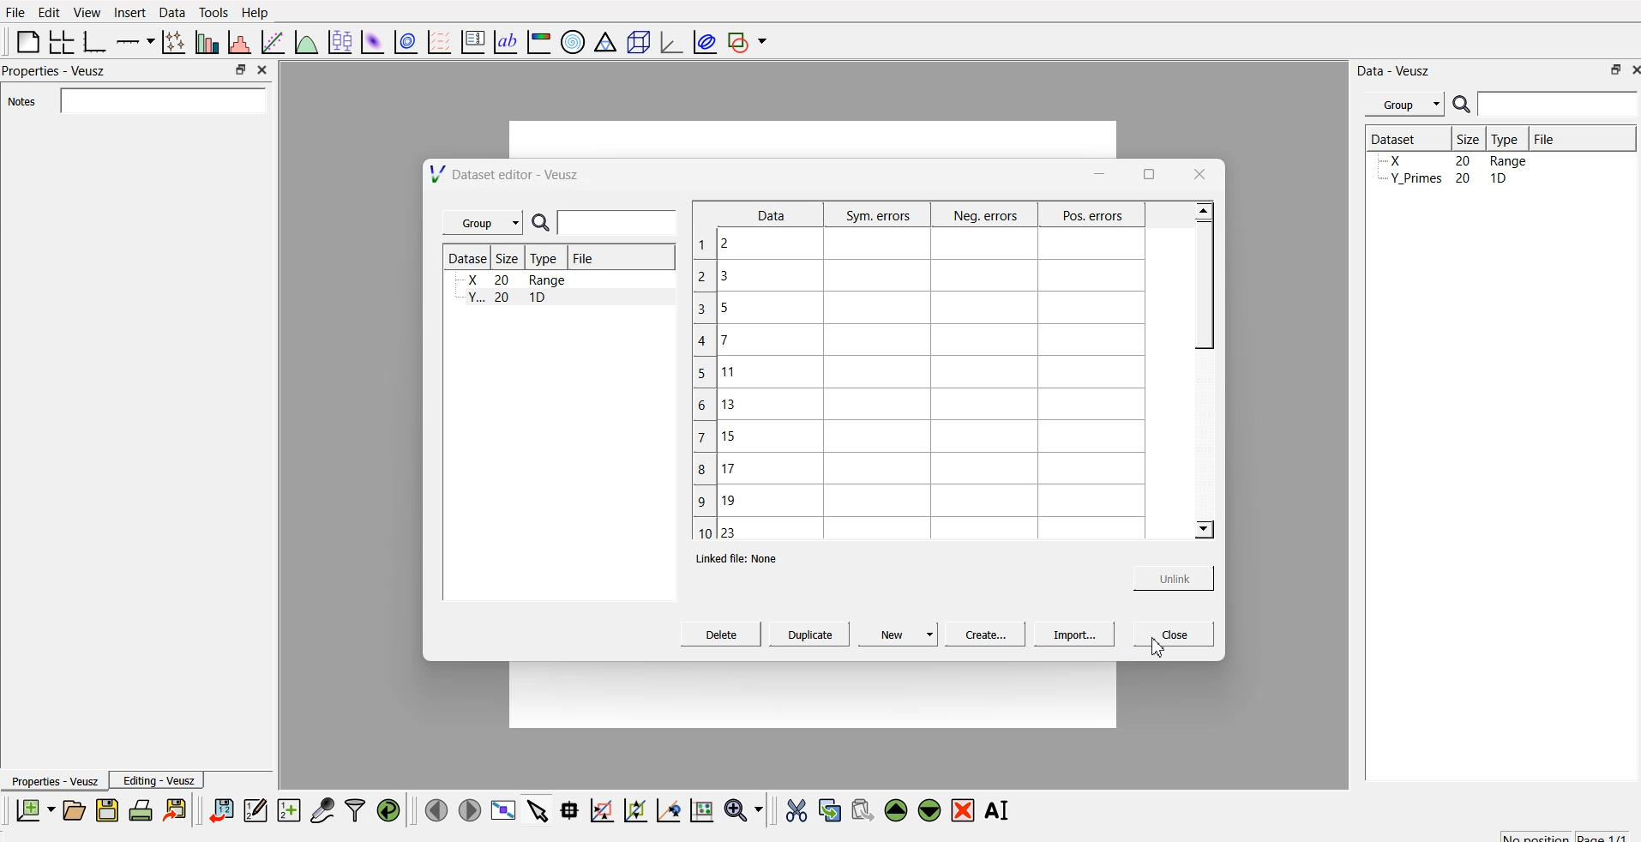  I want to click on print document, so click(142, 811).